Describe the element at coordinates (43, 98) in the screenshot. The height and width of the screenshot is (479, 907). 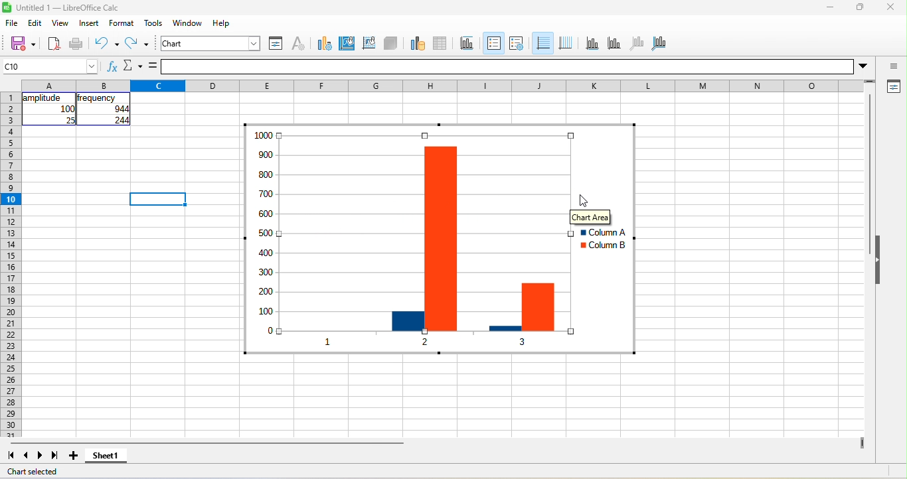
I see `amplitude ` at that location.